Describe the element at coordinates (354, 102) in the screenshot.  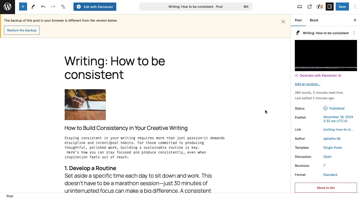
I see `More` at that location.